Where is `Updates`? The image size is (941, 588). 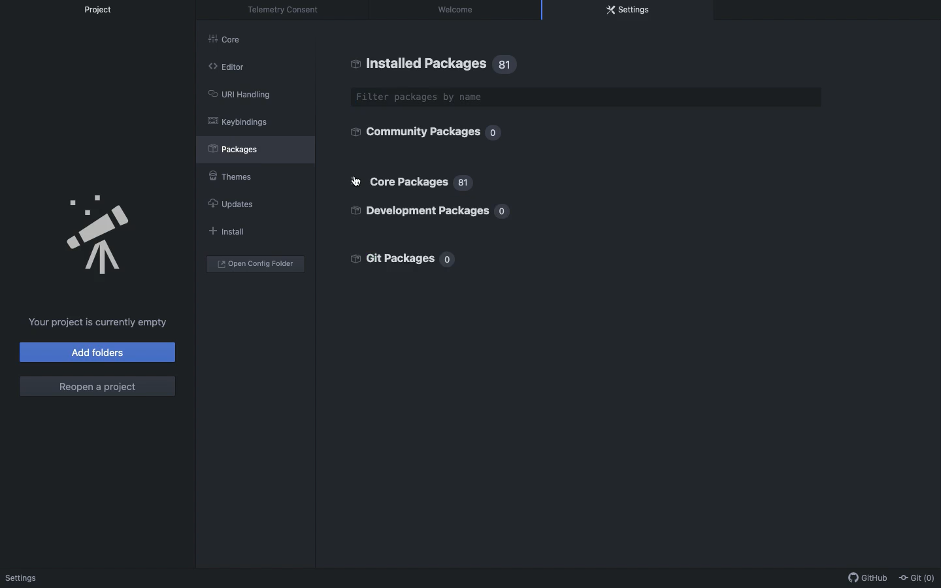 Updates is located at coordinates (229, 204).